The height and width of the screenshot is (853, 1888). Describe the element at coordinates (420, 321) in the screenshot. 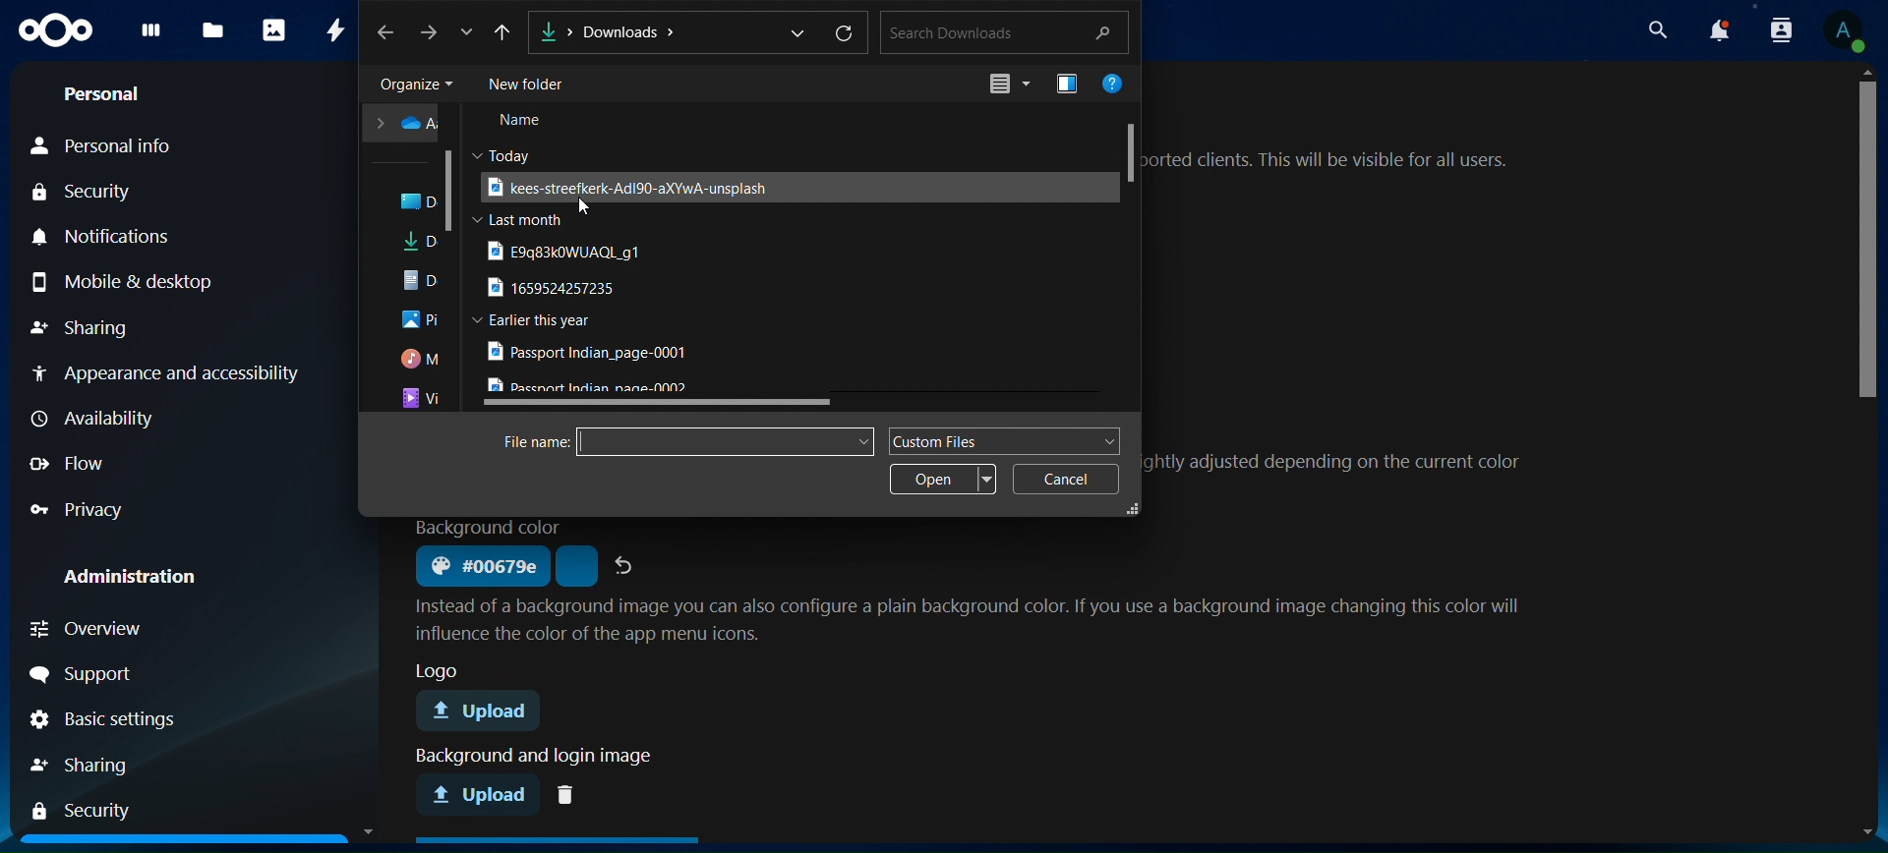

I see `picture` at that location.